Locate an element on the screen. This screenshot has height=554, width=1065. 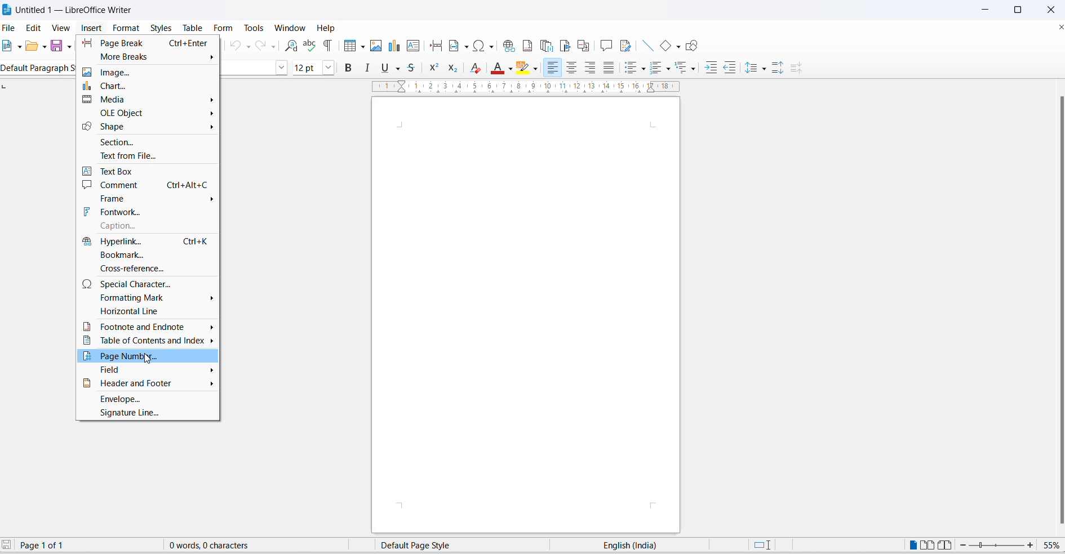
line spacing is located at coordinates (752, 68).